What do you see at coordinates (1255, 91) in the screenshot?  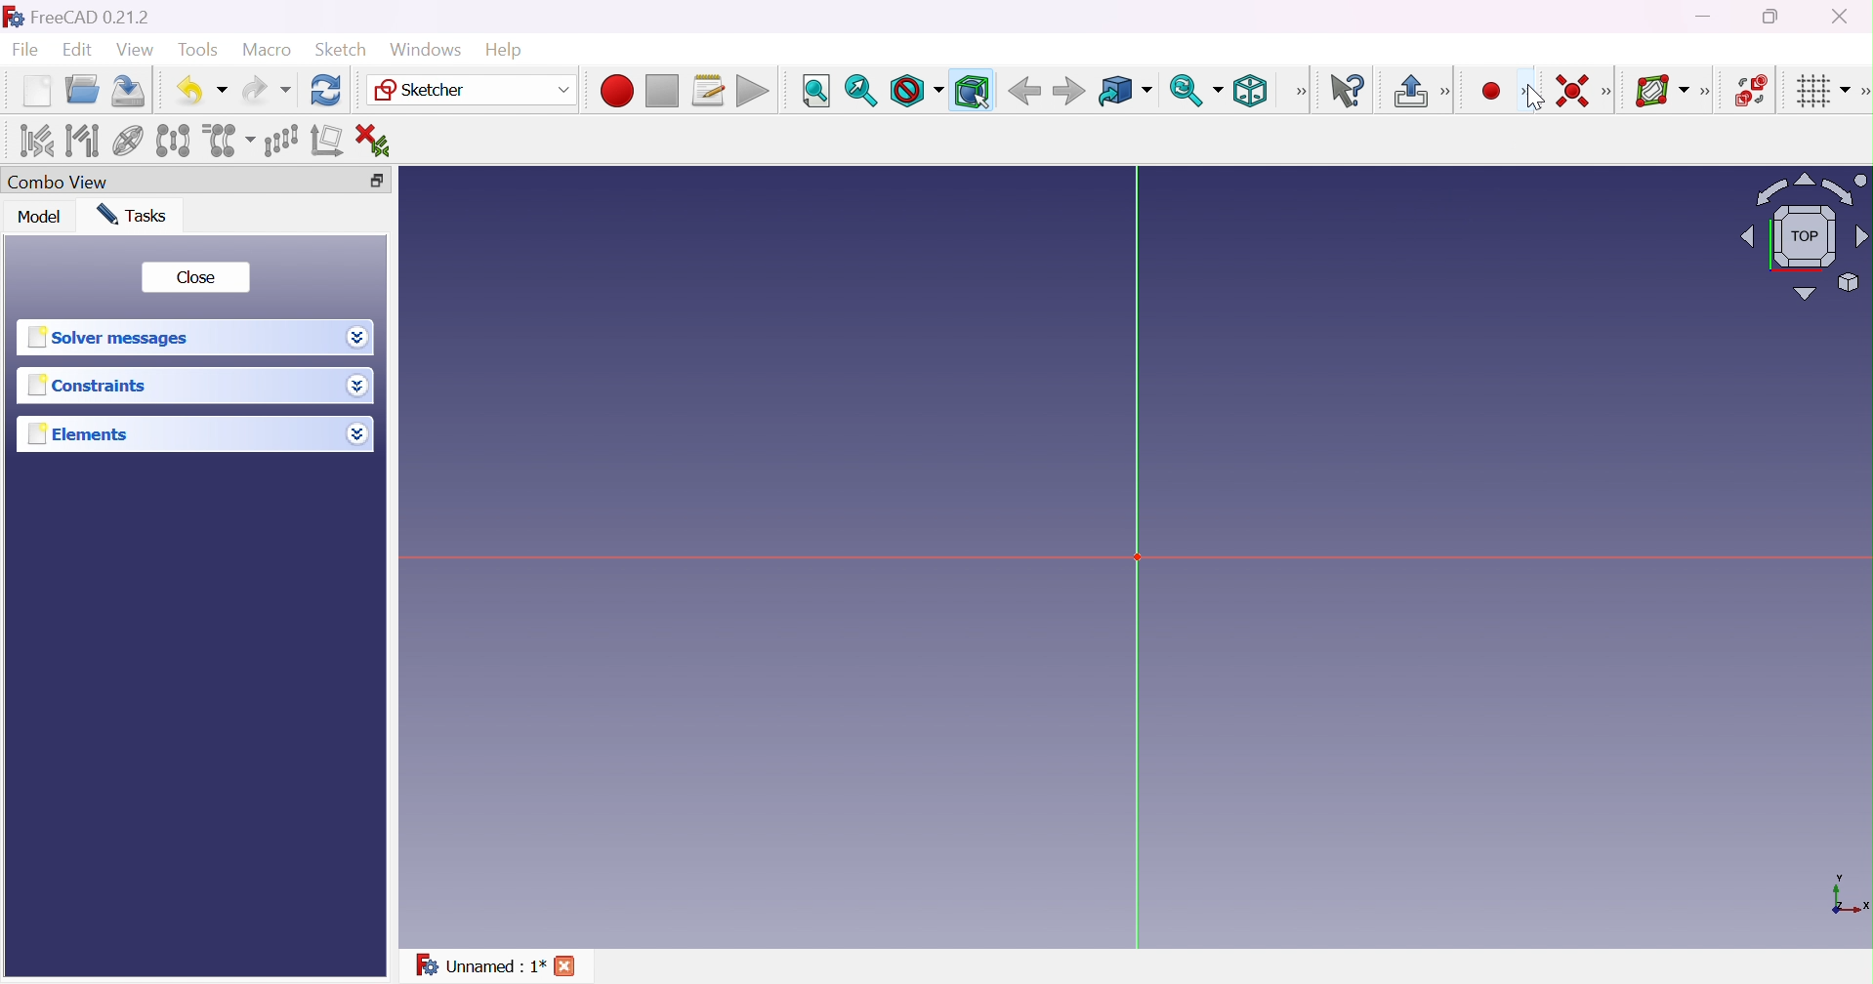 I see `Isometric` at bounding box center [1255, 91].